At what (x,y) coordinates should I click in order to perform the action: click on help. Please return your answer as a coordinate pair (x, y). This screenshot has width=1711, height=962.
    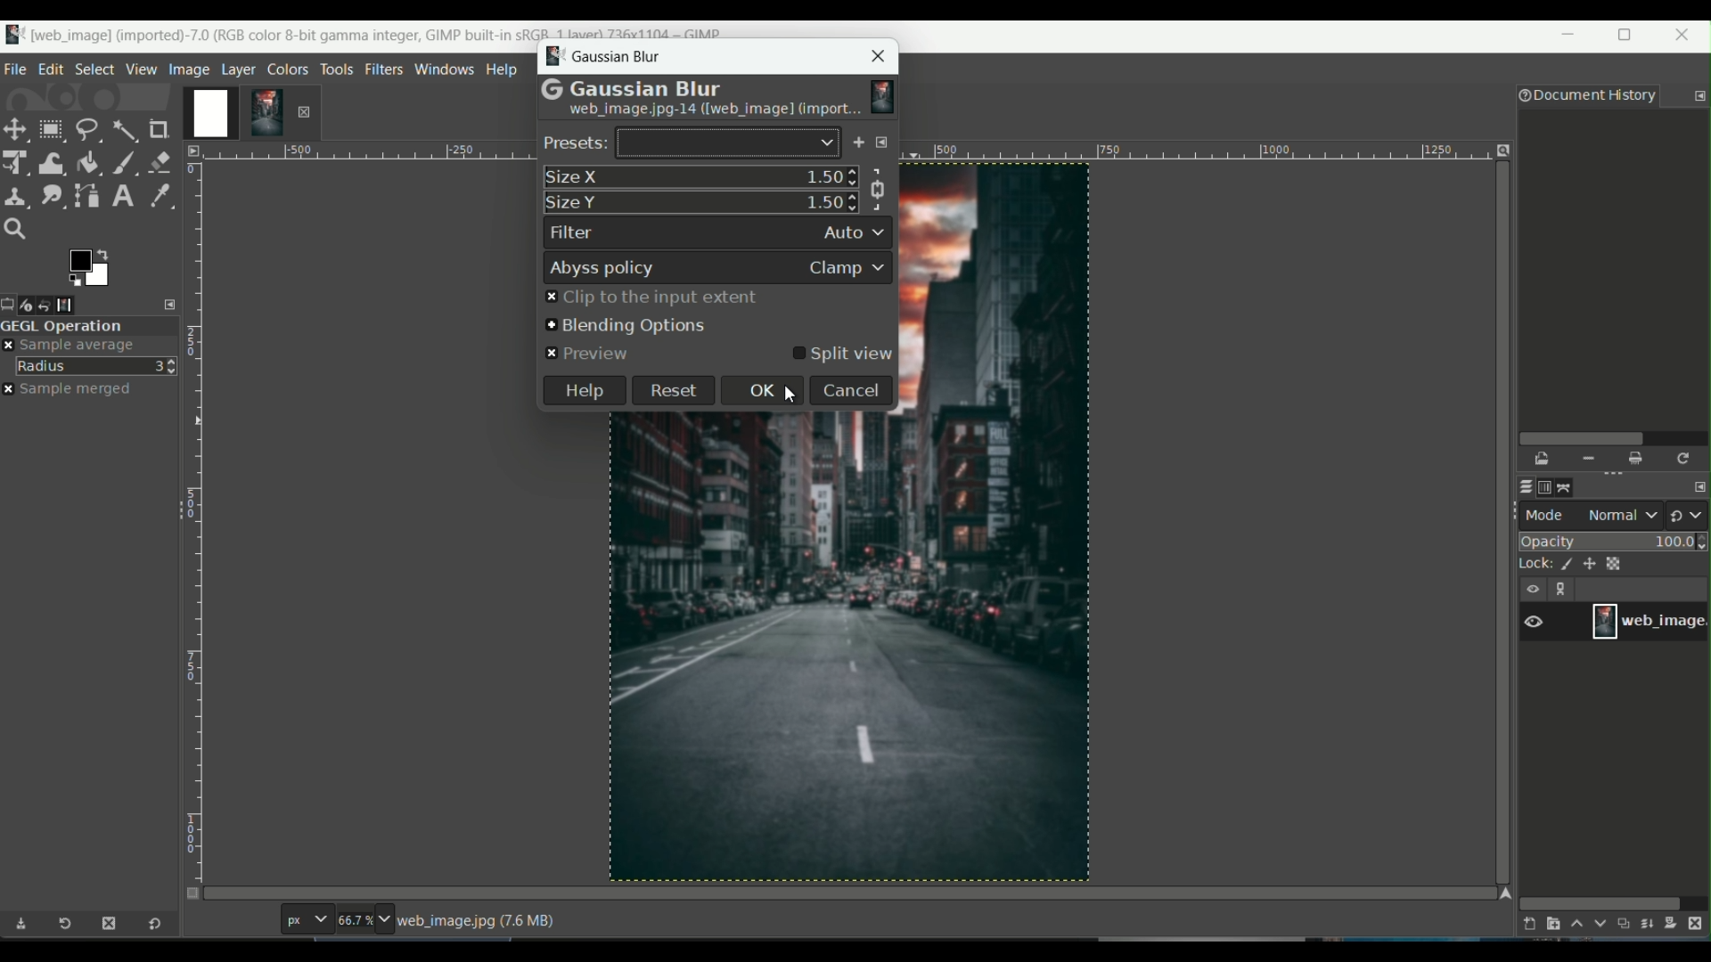
    Looking at the image, I should click on (584, 391).